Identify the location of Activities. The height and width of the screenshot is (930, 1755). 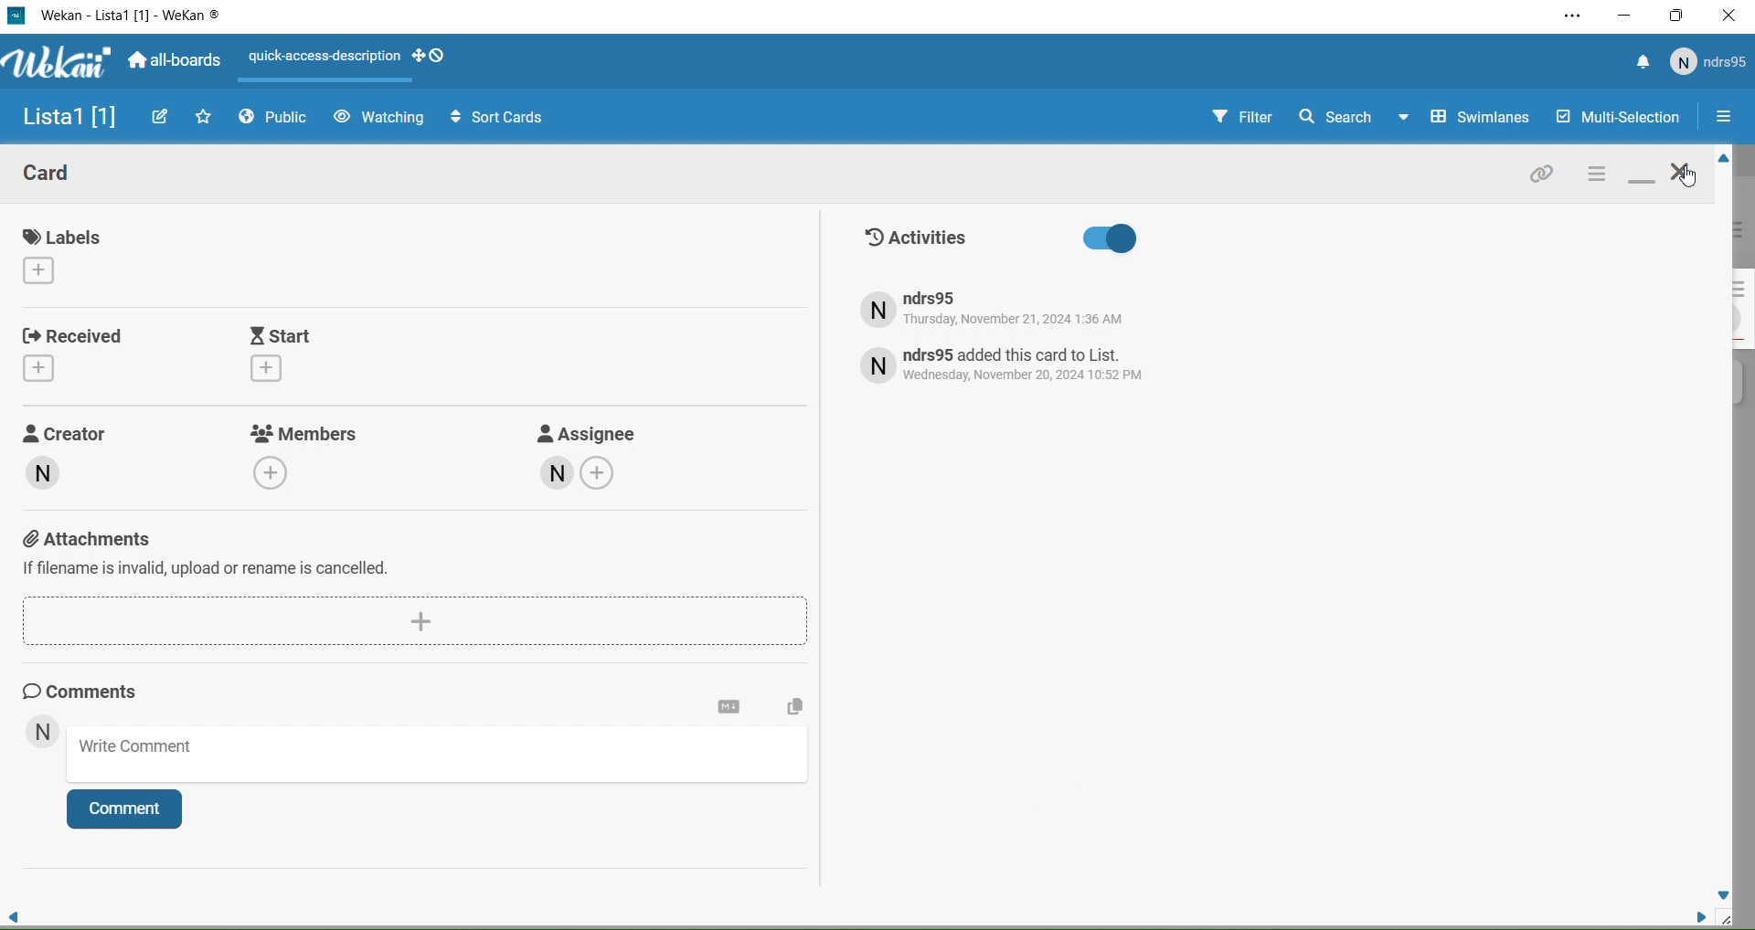
(1065, 238).